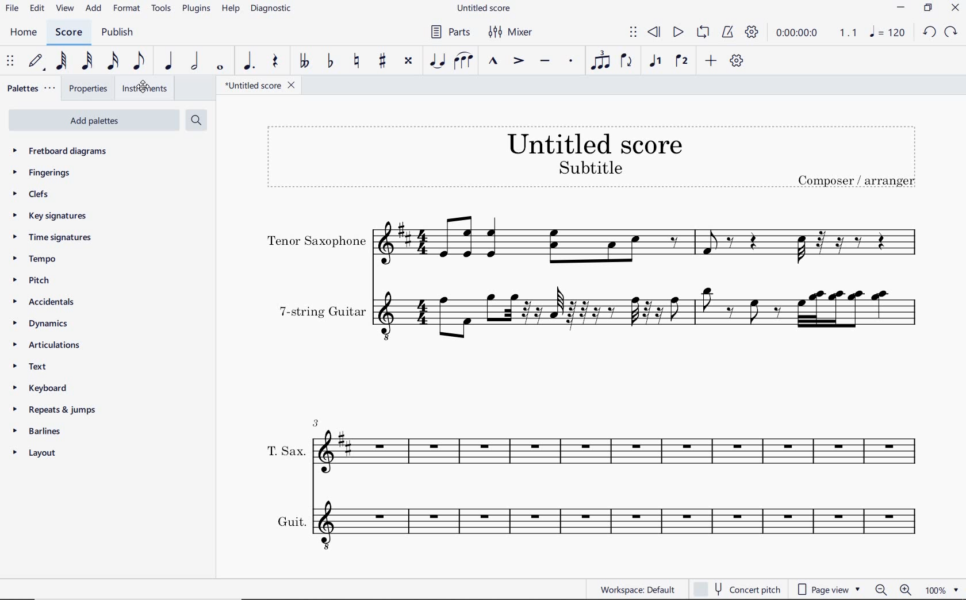 This screenshot has height=600, width=966. I want to click on INSTRUMENT: GUIT, so click(590, 524).